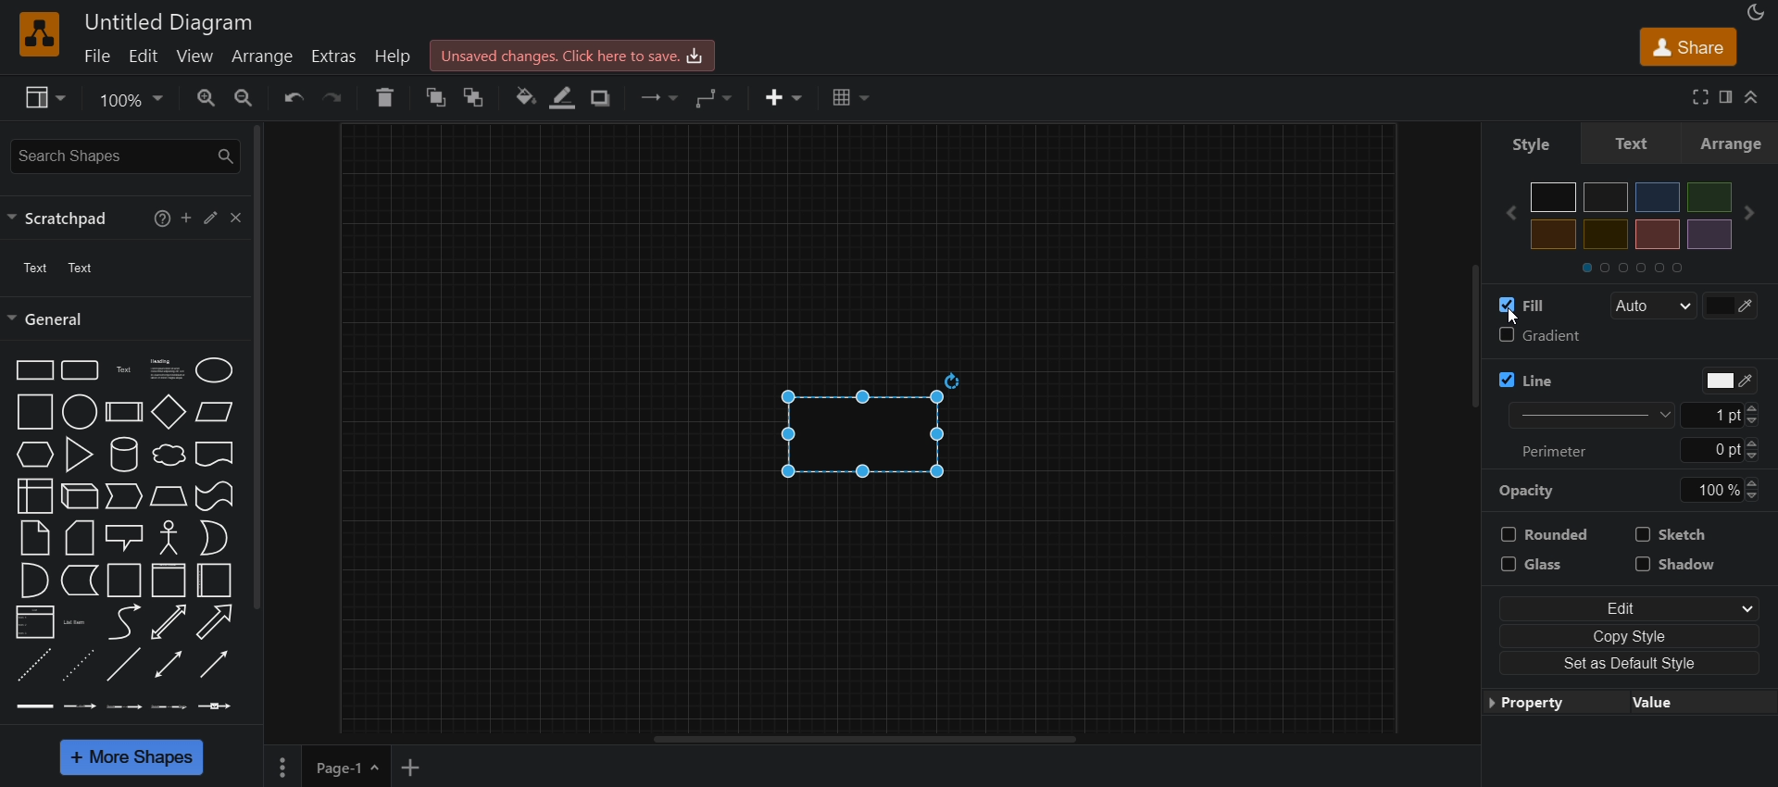  What do you see at coordinates (169, 537) in the screenshot?
I see `actor` at bounding box center [169, 537].